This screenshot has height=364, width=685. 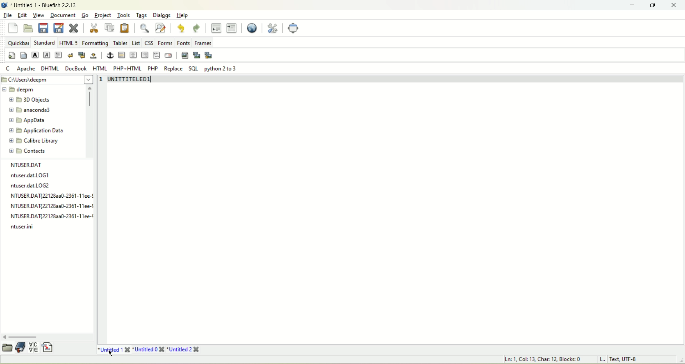 I want to click on Cc, so click(x=8, y=68).